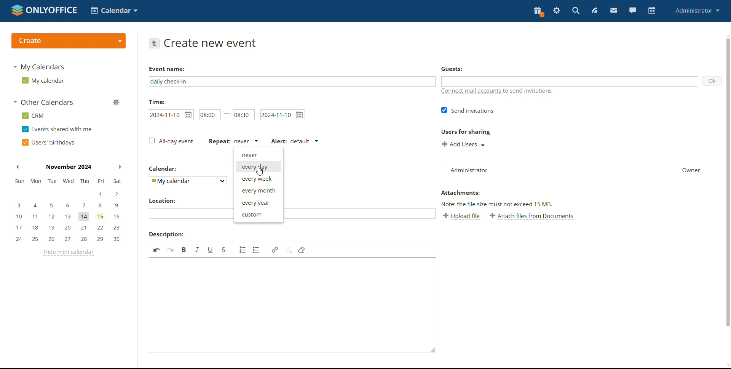  What do you see at coordinates (184, 250) in the screenshot?
I see `bold` at bounding box center [184, 250].